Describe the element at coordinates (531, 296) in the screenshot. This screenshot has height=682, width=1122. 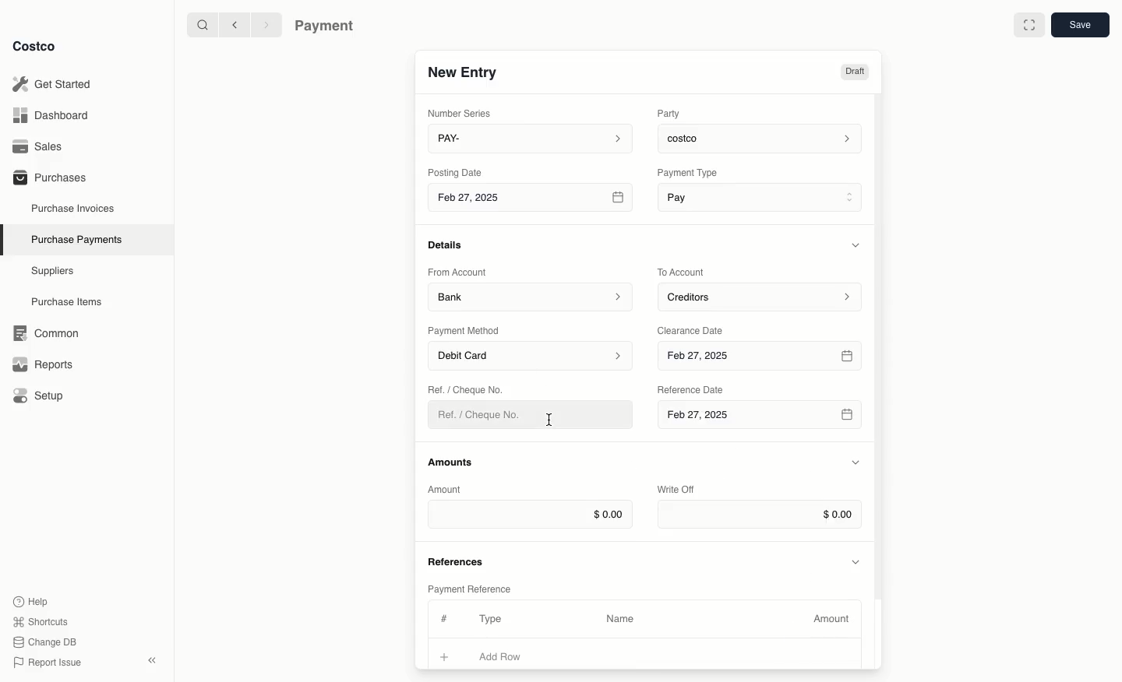
I see `Bank` at that location.